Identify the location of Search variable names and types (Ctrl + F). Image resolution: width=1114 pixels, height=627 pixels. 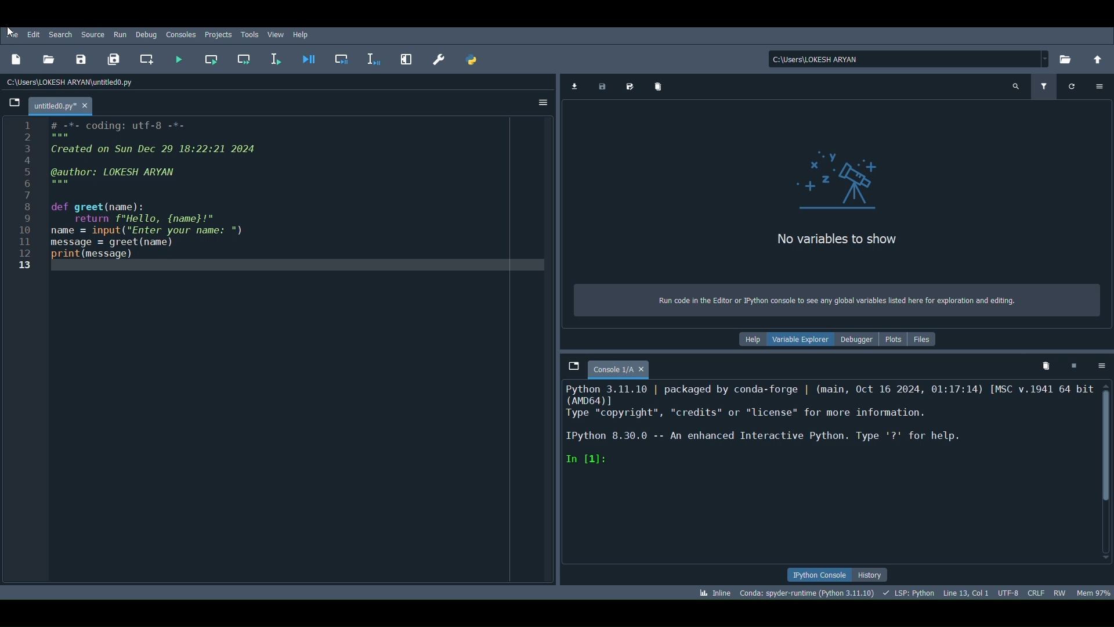
(1016, 85).